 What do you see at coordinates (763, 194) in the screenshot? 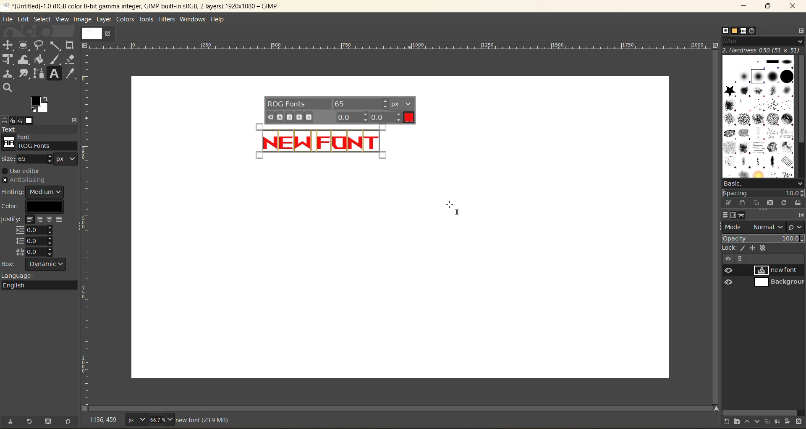
I see `spacing` at bounding box center [763, 194].